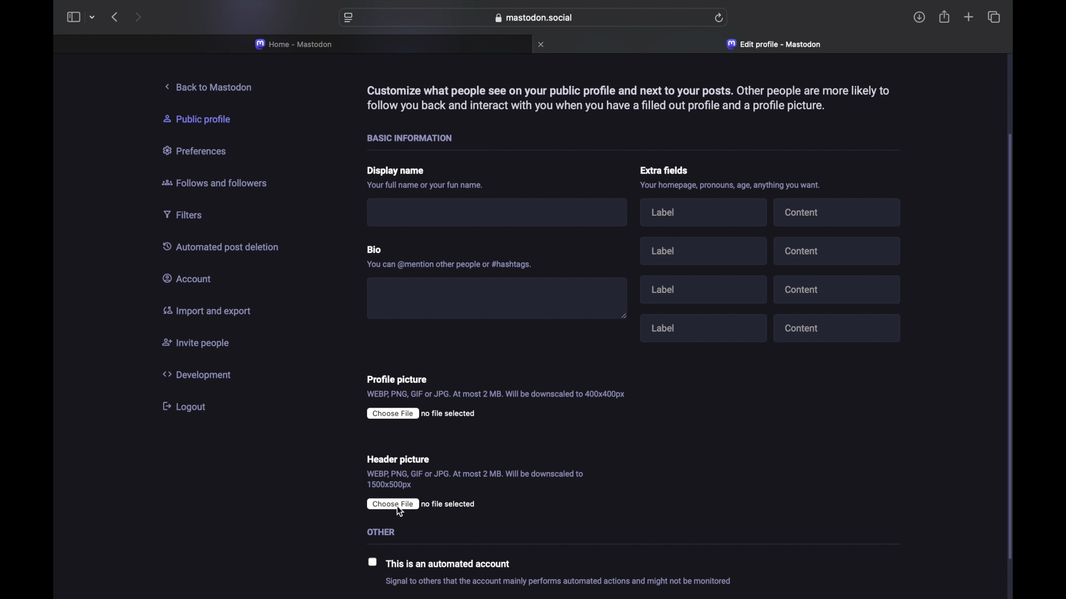 The height and width of the screenshot is (599, 1066). Describe the element at coordinates (919, 17) in the screenshot. I see `downloads` at that location.